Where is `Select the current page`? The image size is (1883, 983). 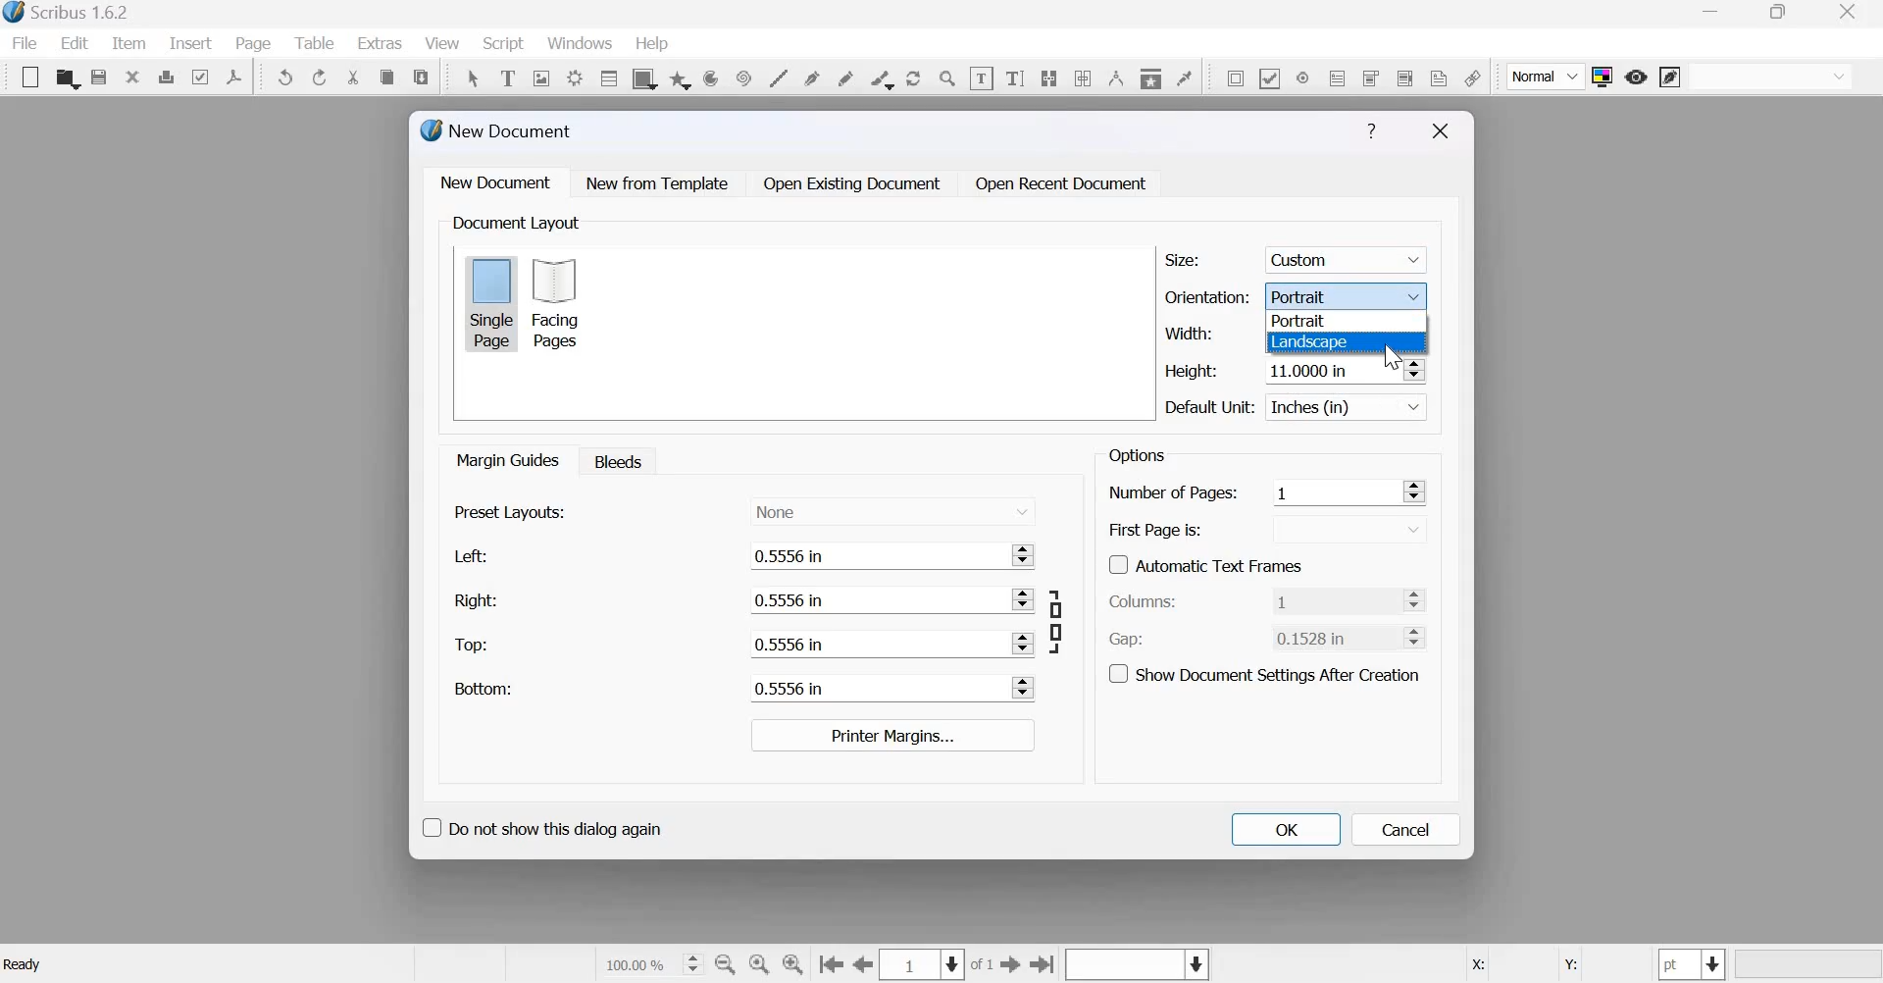
Select the current page is located at coordinates (924, 964).